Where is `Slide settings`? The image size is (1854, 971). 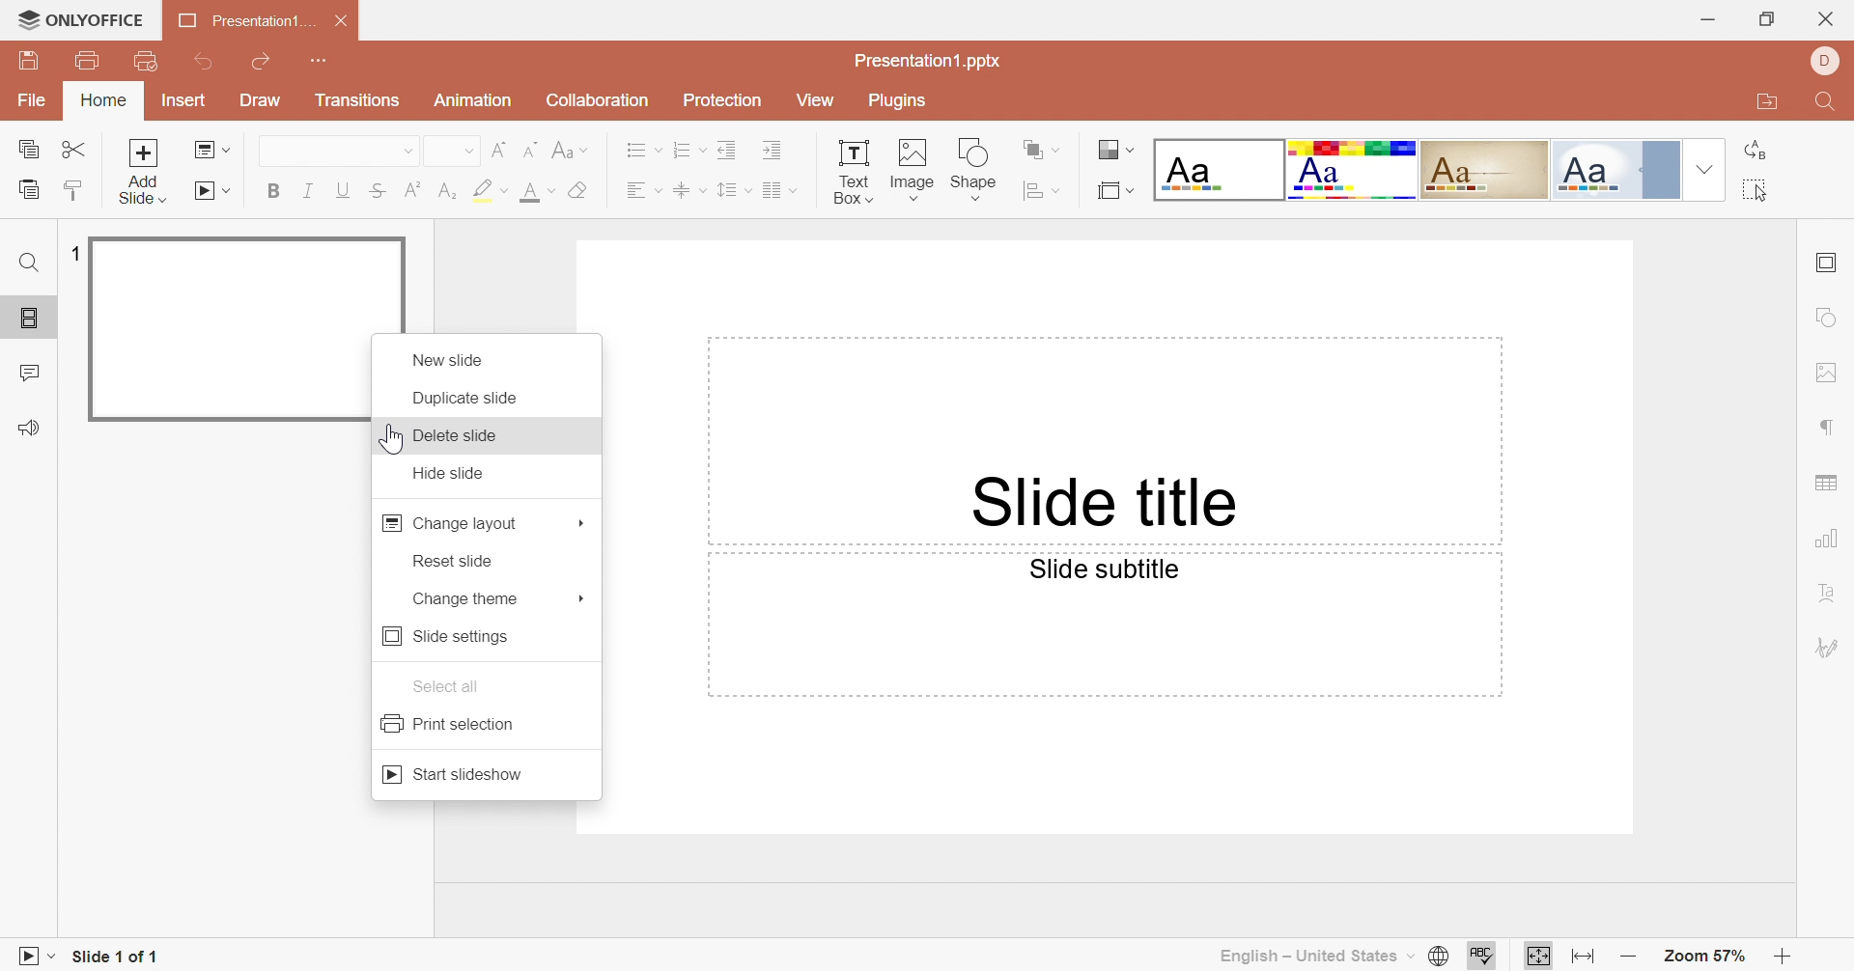 Slide settings is located at coordinates (447, 634).